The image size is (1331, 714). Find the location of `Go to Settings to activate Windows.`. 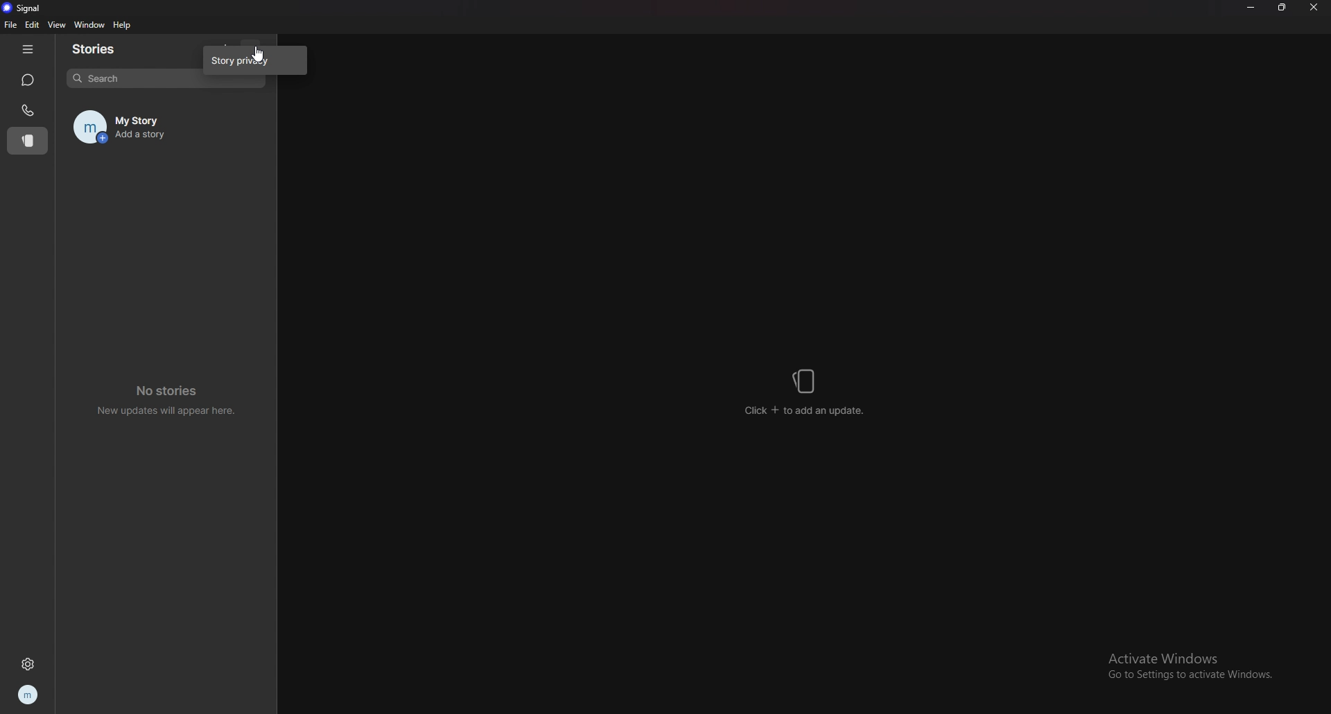

Go to Settings to activate Windows. is located at coordinates (1196, 677).